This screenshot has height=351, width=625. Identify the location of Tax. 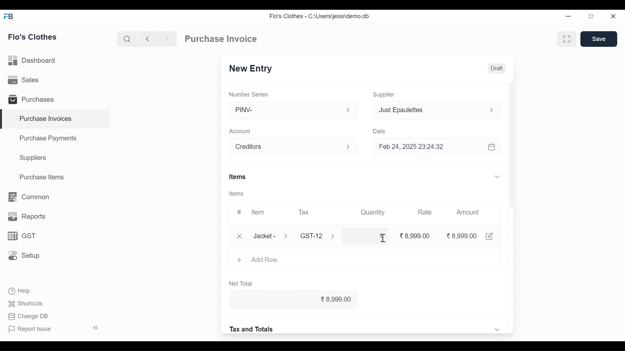
(313, 236).